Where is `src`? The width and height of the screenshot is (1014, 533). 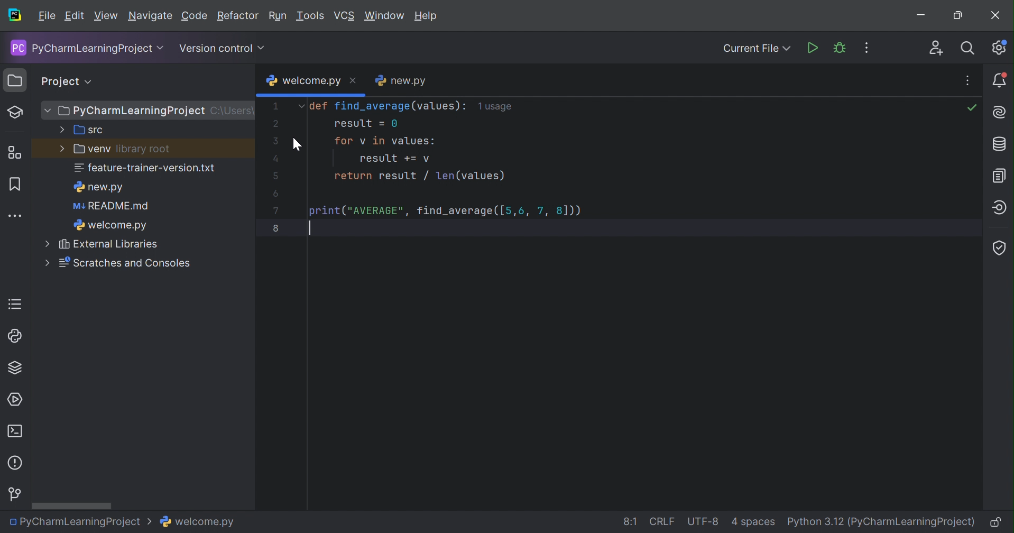
src is located at coordinates (82, 131).